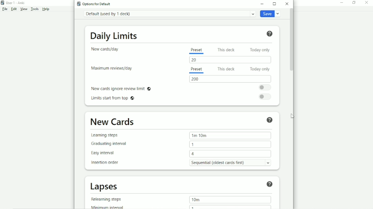  I want to click on 1m 10m, so click(230, 135).